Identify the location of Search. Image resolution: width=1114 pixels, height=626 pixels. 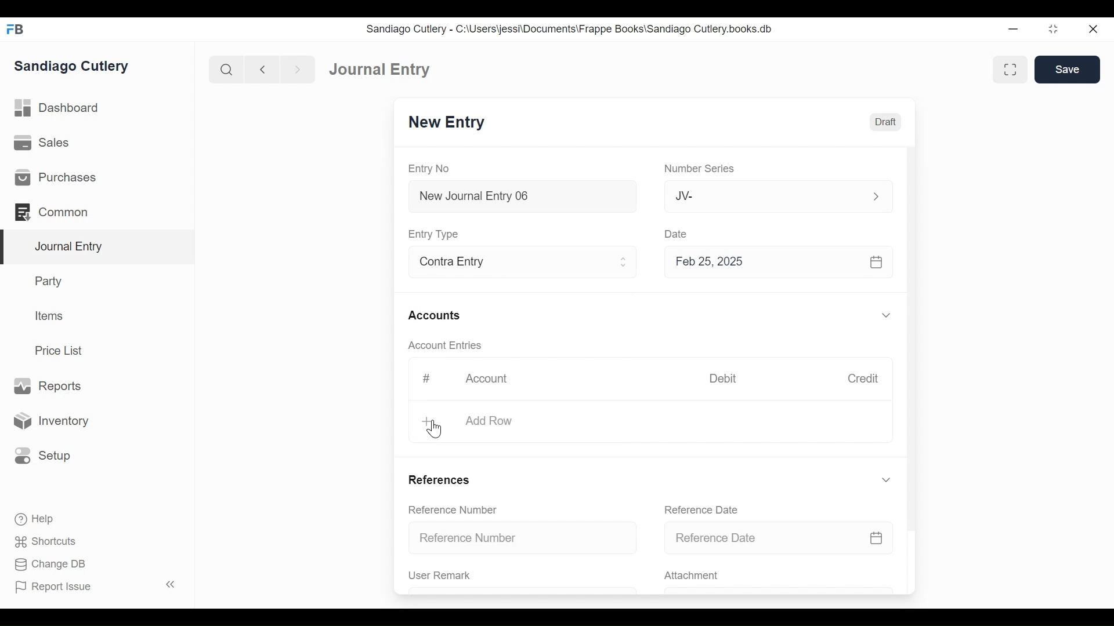
(227, 70).